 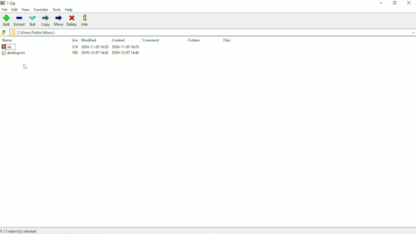 What do you see at coordinates (227, 41) in the screenshot?
I see `Files` at bounding box center [227, 41].